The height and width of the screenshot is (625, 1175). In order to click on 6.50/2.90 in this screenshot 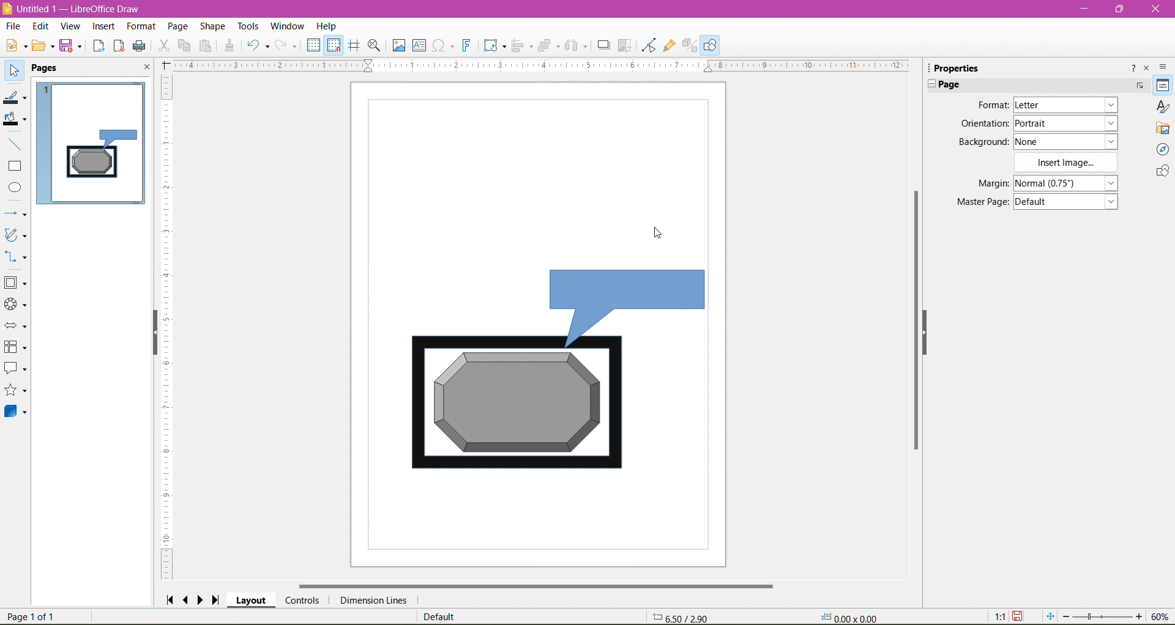, I will do `click(681, 616)`.